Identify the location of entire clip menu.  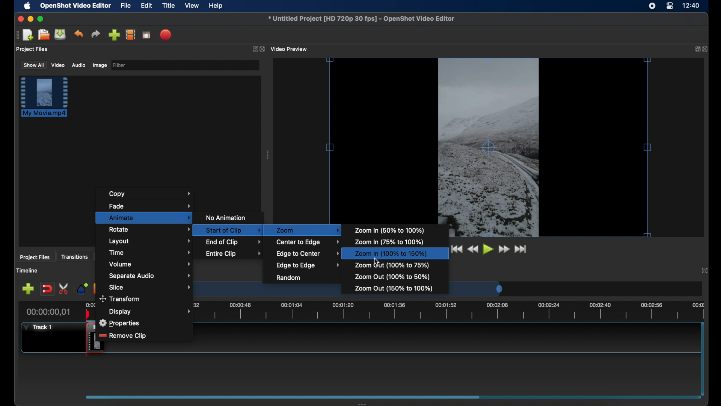
(234, 253).